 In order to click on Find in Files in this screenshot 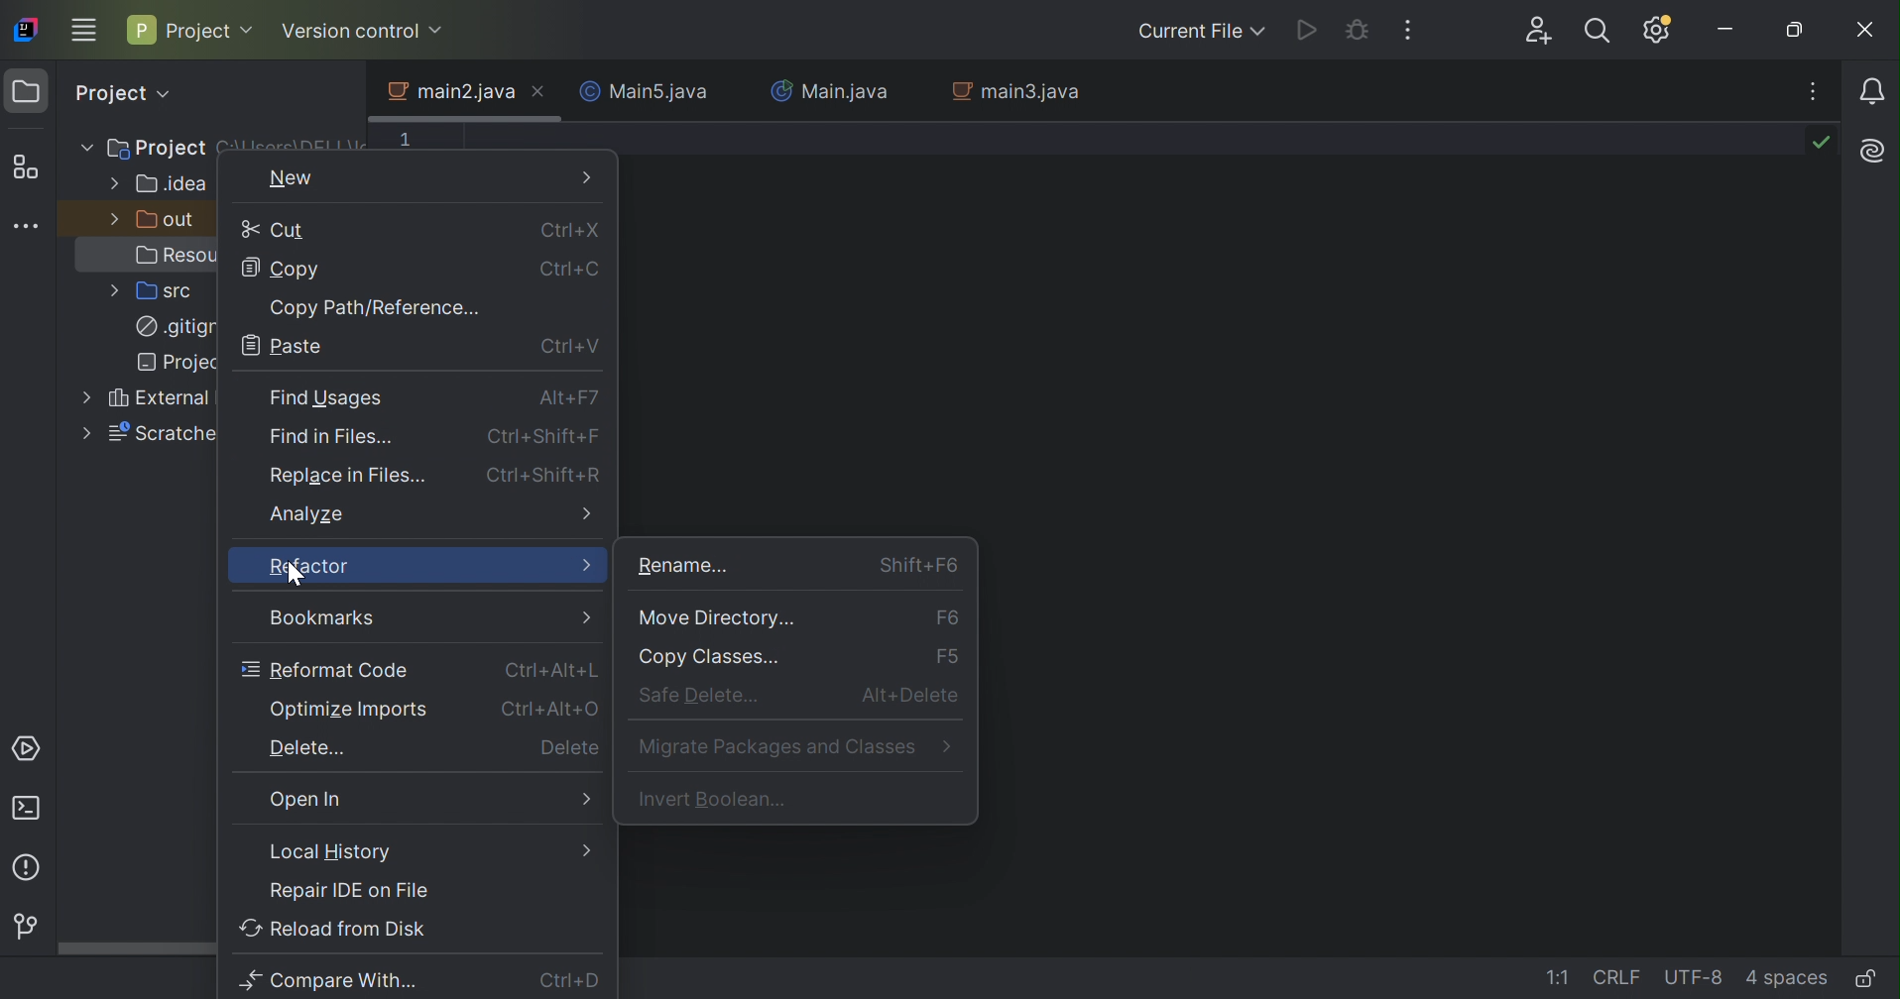, I will do `click(330, 437)`.